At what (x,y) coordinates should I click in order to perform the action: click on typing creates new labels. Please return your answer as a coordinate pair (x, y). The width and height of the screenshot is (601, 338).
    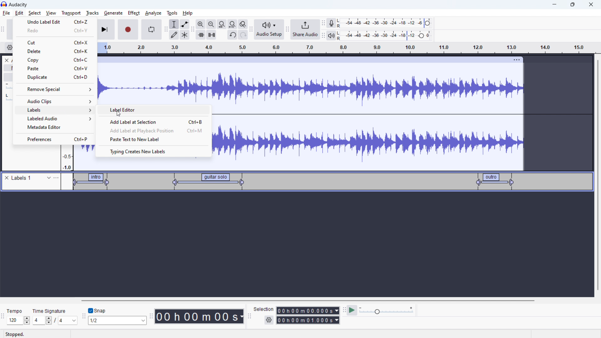
    Looking at the image, I should click on (154, 151).